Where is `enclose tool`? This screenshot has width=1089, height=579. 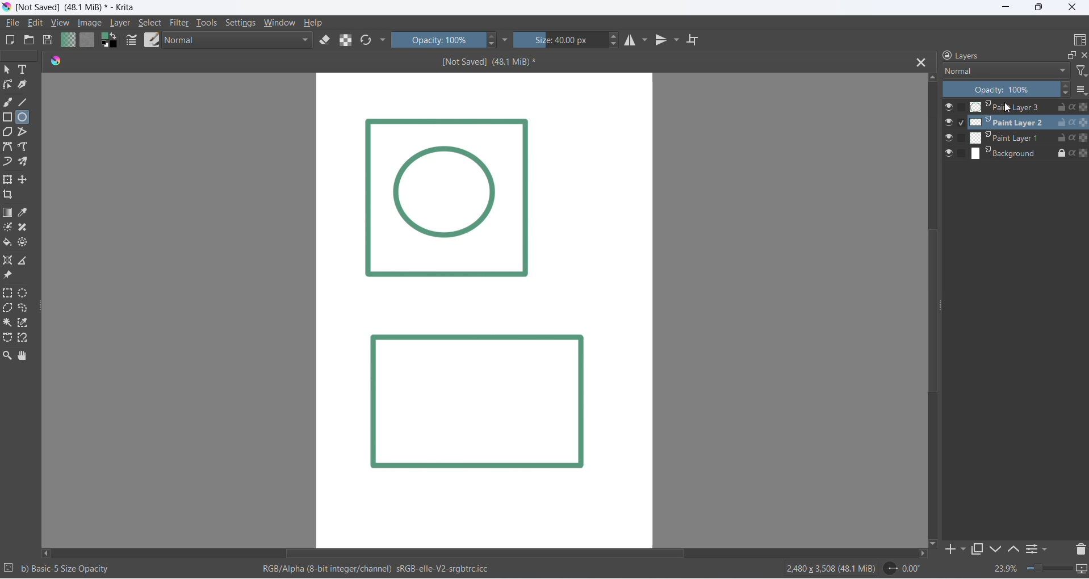 enclose tool is located at coordinates (25, 243).